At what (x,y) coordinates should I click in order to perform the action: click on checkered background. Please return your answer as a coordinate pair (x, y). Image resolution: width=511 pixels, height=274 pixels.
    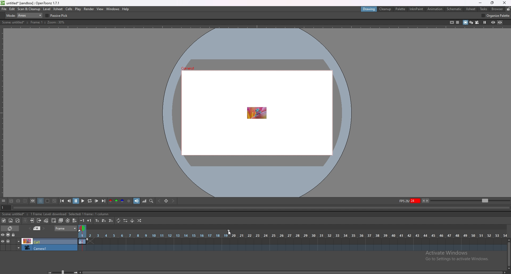
    Looking at the image, I should click on (55, 201).